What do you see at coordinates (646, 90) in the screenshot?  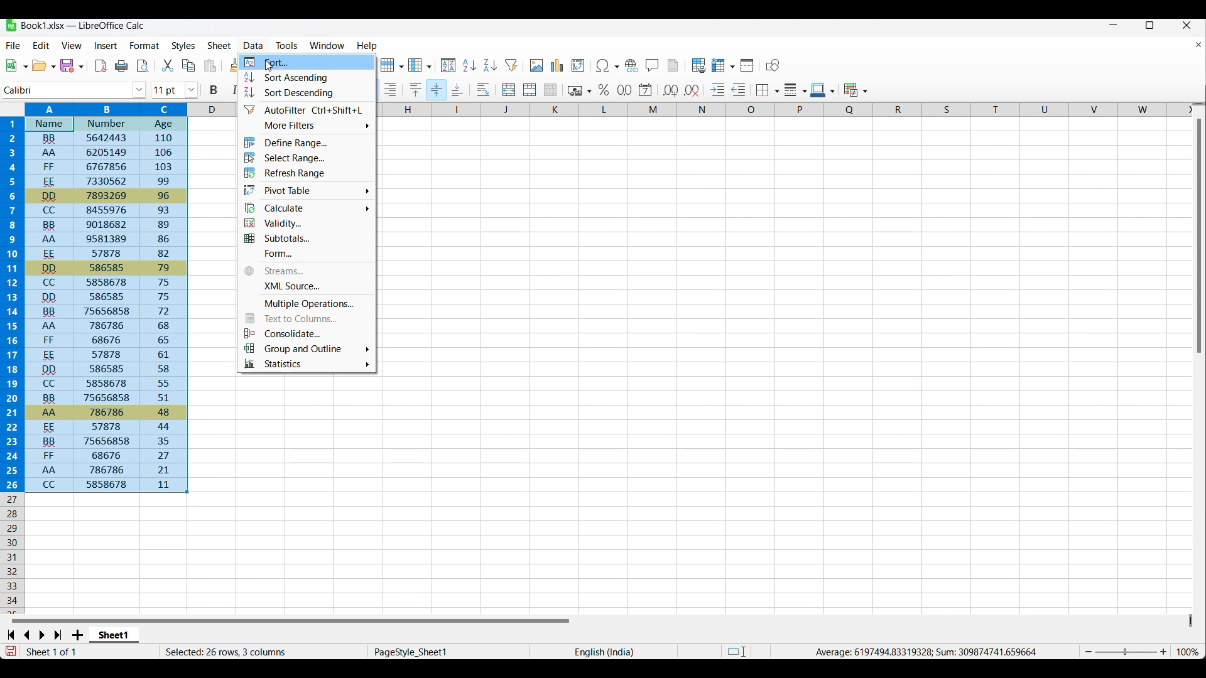 I see `Format as date` at bounding box center [646, 90].